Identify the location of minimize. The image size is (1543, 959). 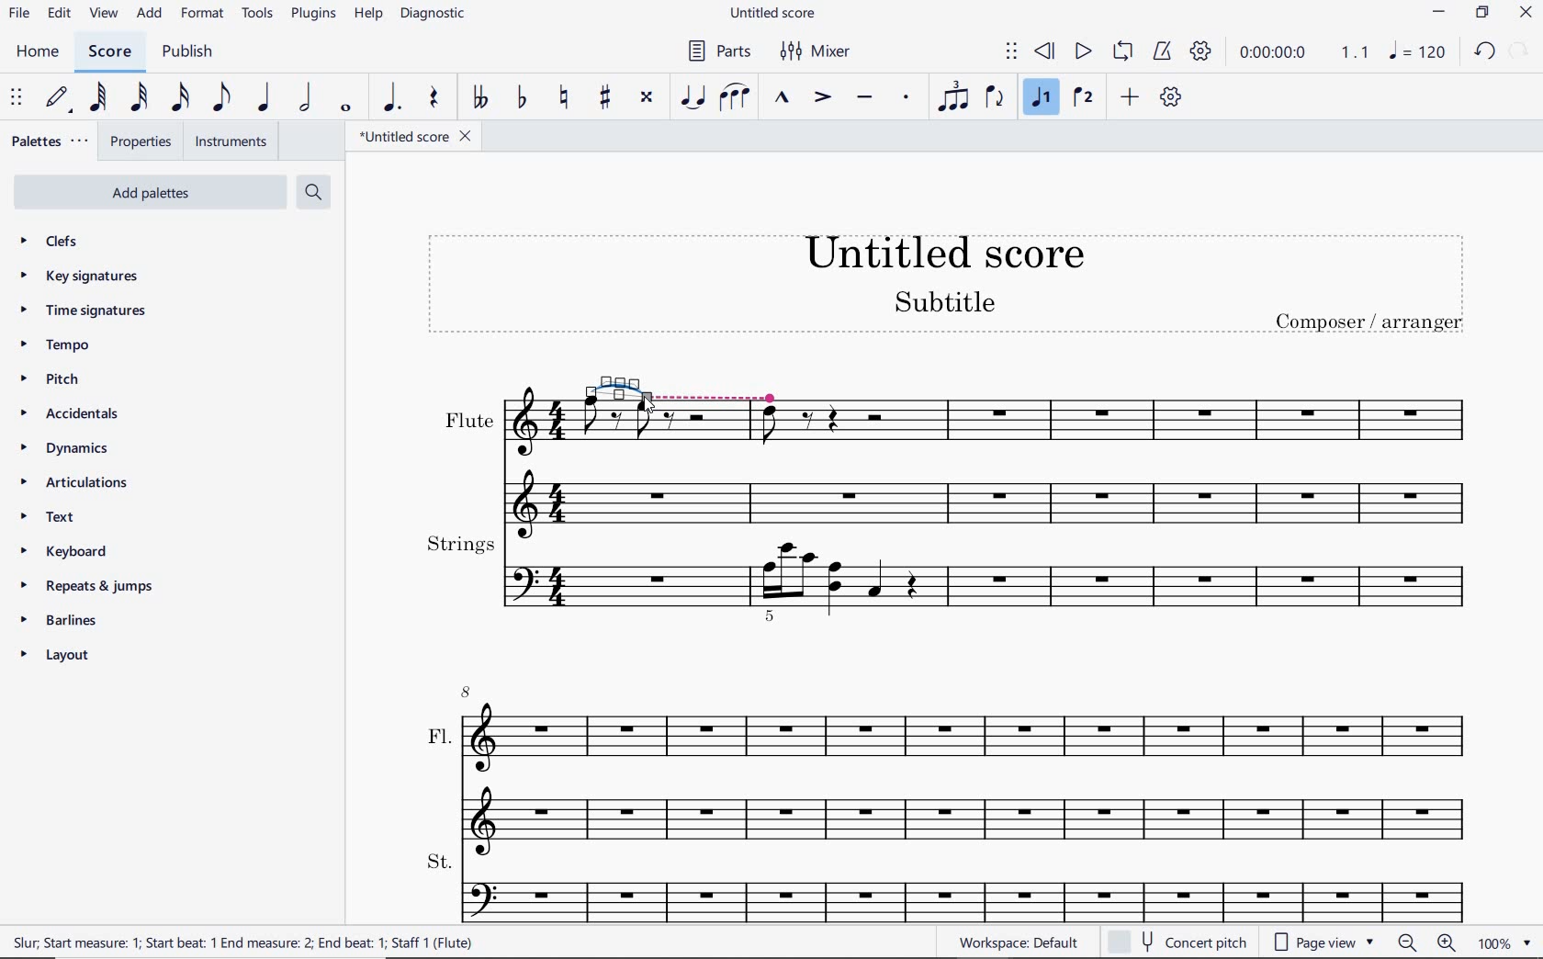
(1440, 15).